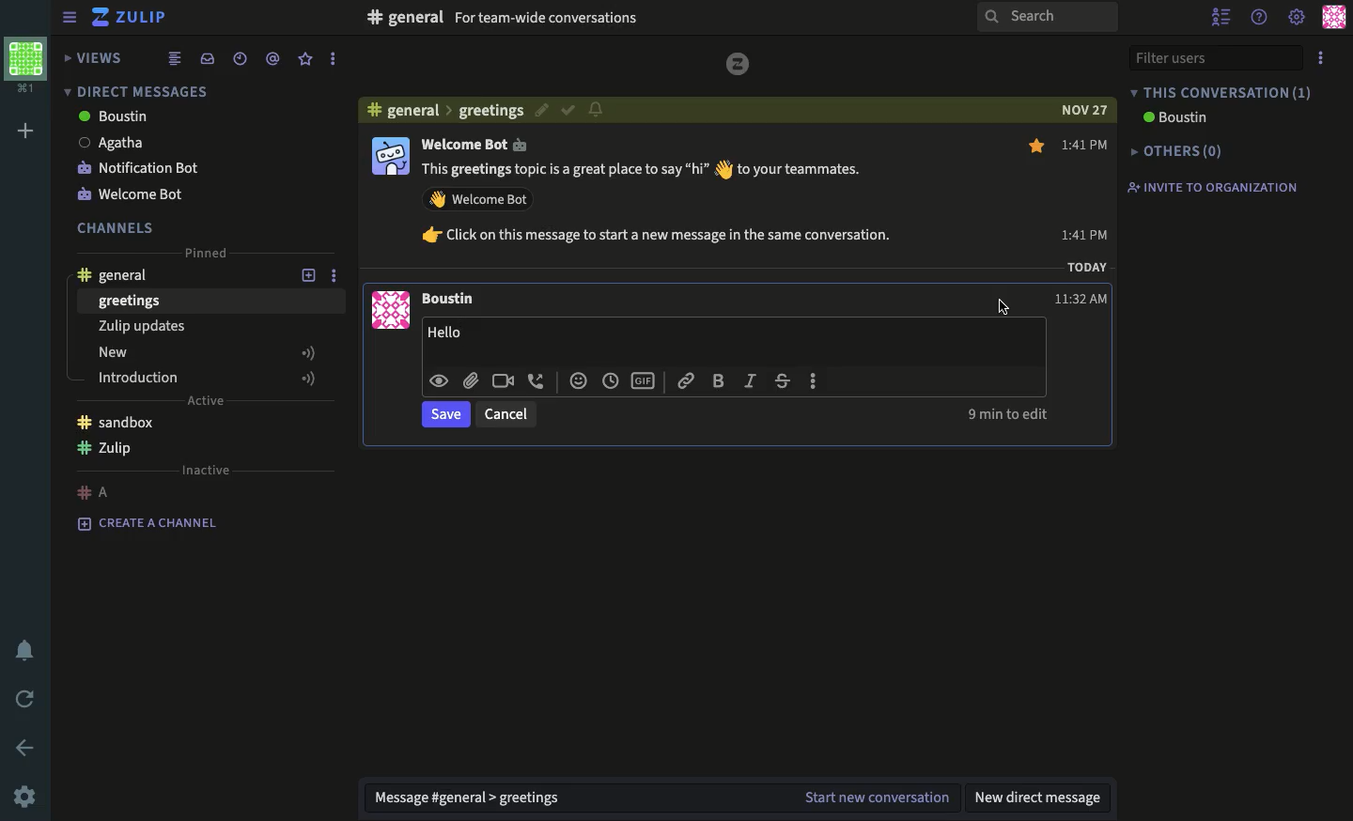  What do you see at coordinates (448, 295) in the screenshot?
I see `Boustin` at bounding box center [448, 295].